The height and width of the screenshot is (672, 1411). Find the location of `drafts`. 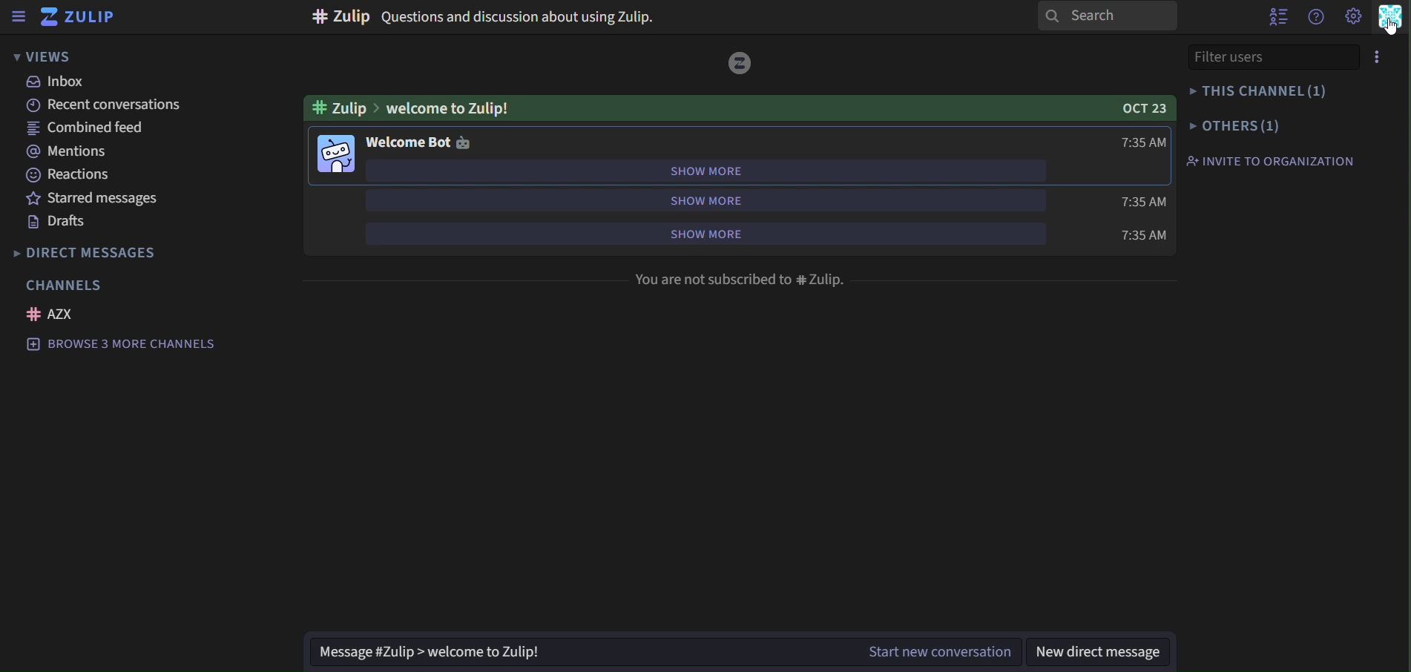

drafts is located at coordinates (56, 223).